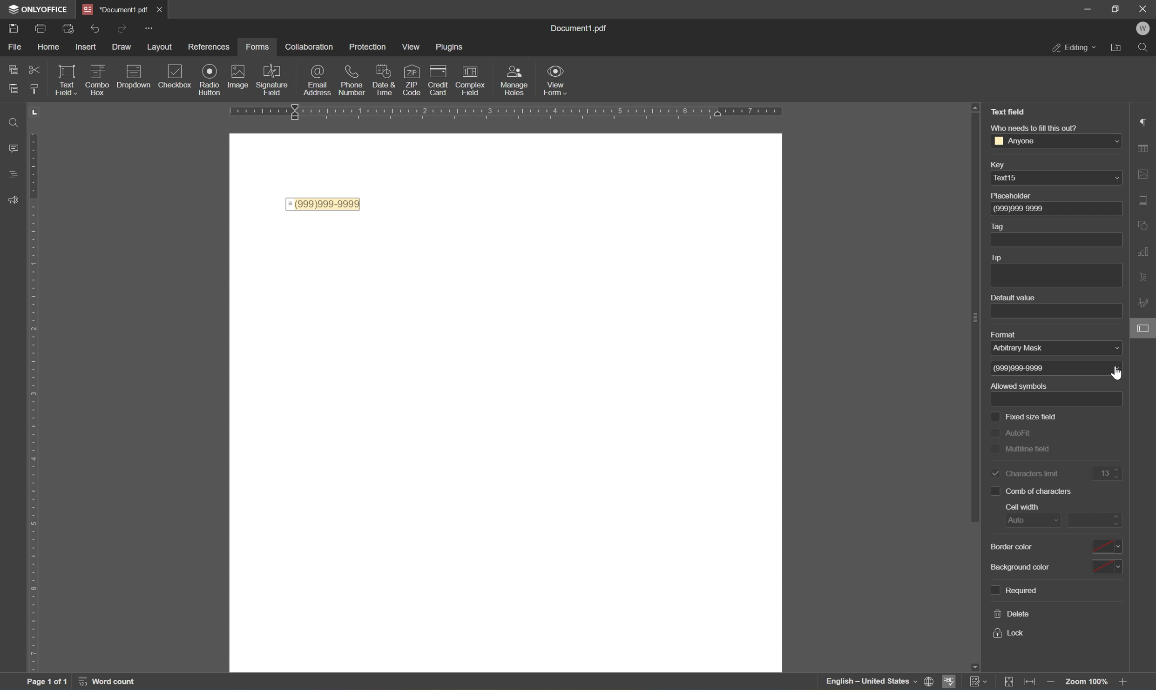  I want to click on Tip, so click(997, 258).